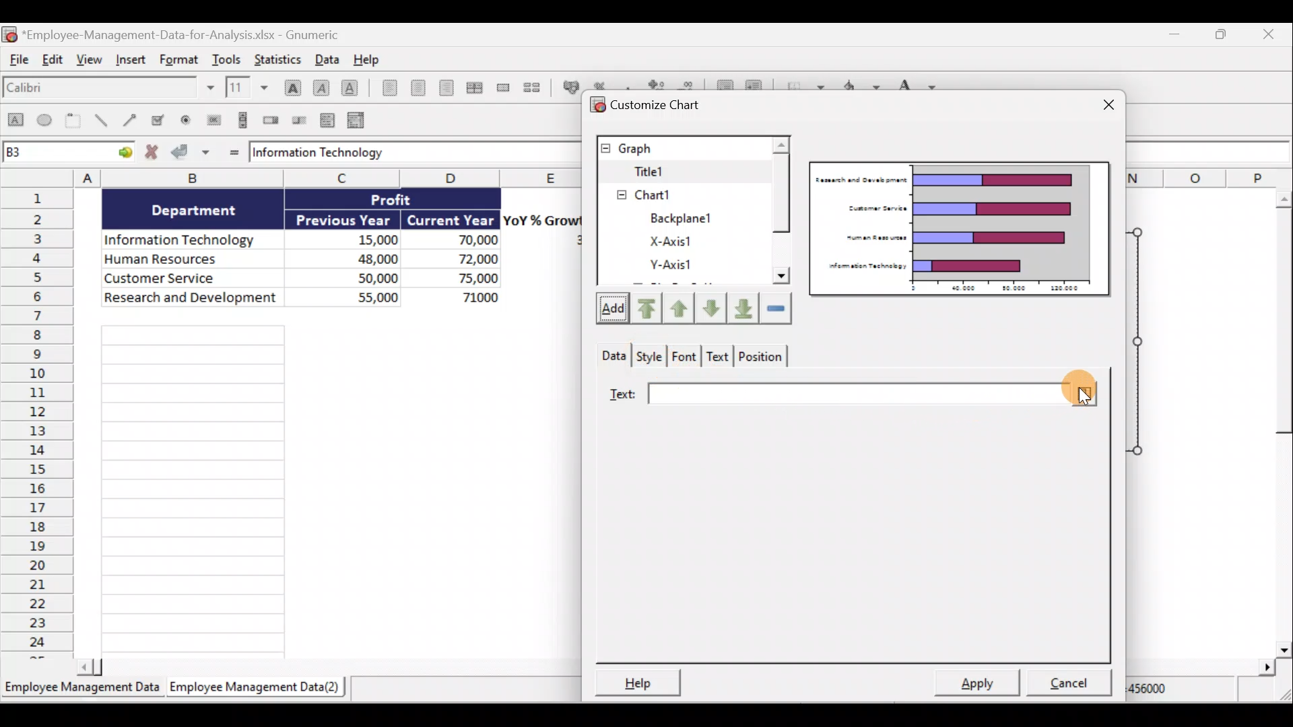 Image resolution: width=1293 pixels, height=727 pixels. What do you see at coordinates (177, 61) in the screenshot?
I see `Format` at bounding box center [177, 61].